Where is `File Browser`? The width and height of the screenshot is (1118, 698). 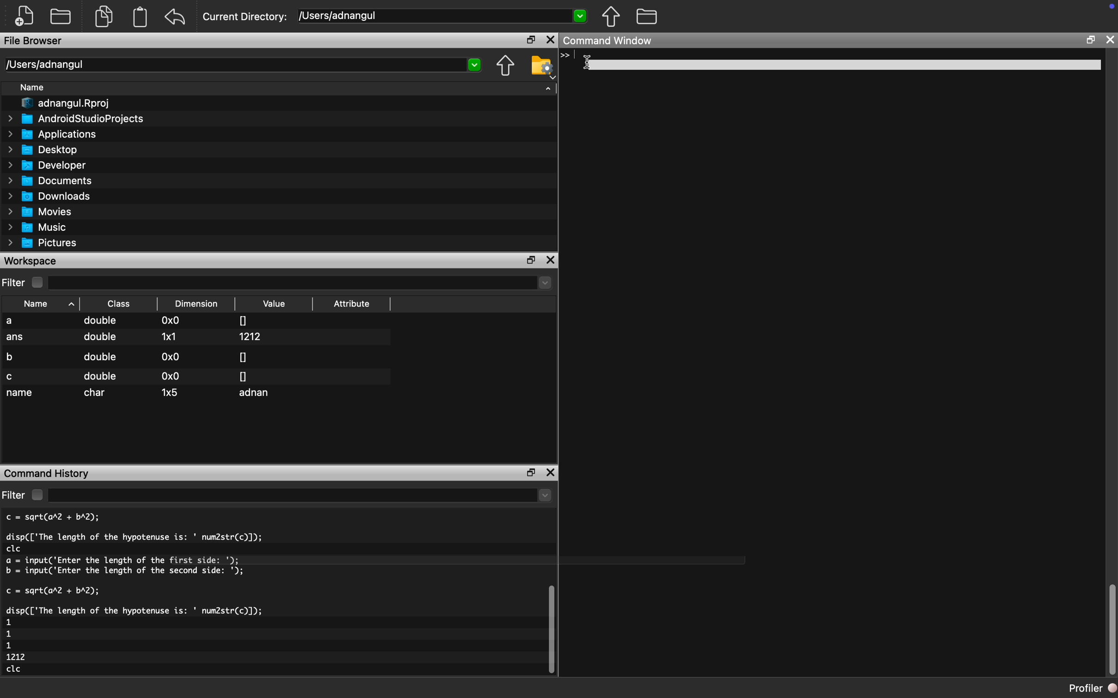
File Browser is located at coordinates (35, 42).